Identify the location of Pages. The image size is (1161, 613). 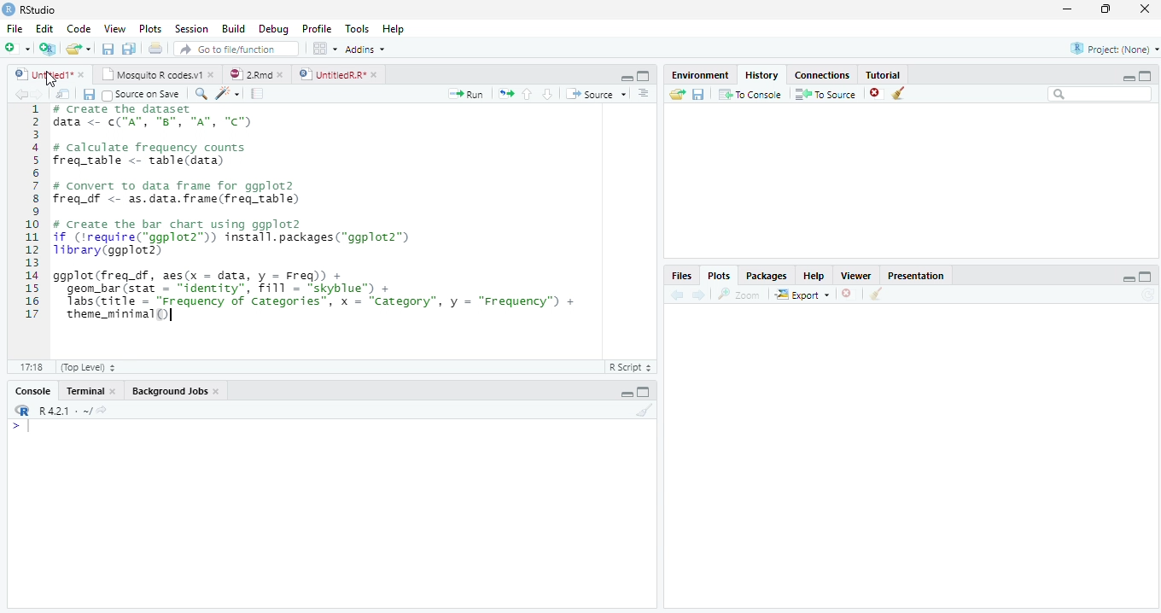
(257, 94).